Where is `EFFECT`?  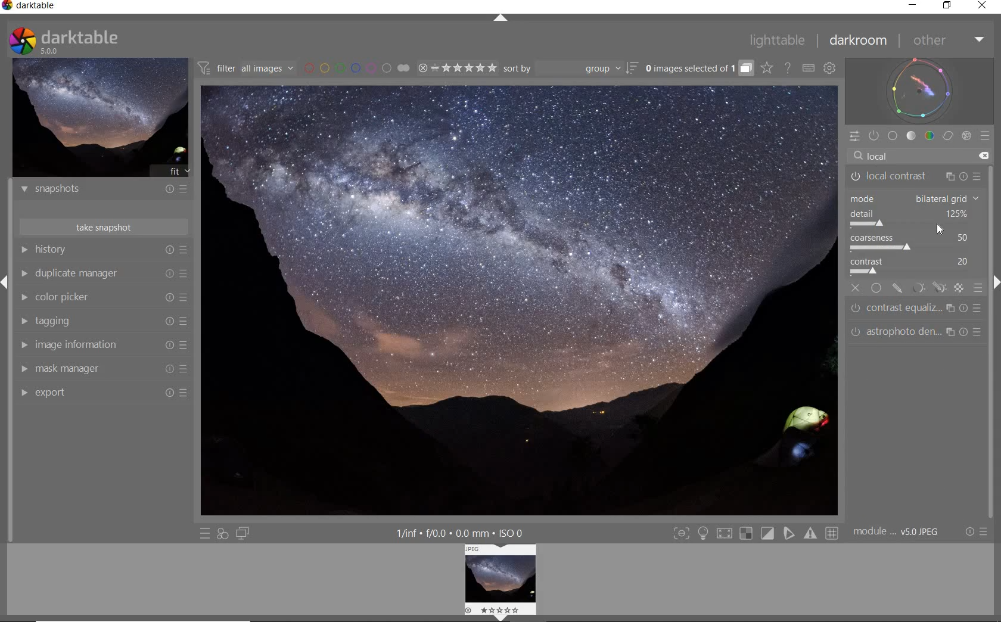 EFFECT is located at coordinates (966, 136).